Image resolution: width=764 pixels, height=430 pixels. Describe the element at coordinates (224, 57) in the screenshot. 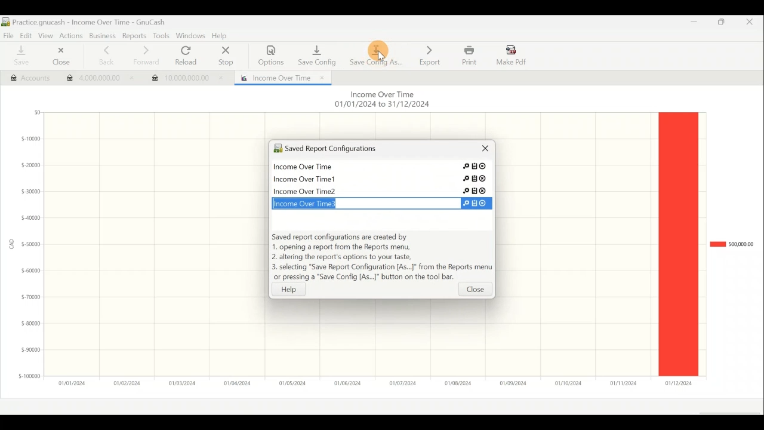

I see `Stop` at that location.